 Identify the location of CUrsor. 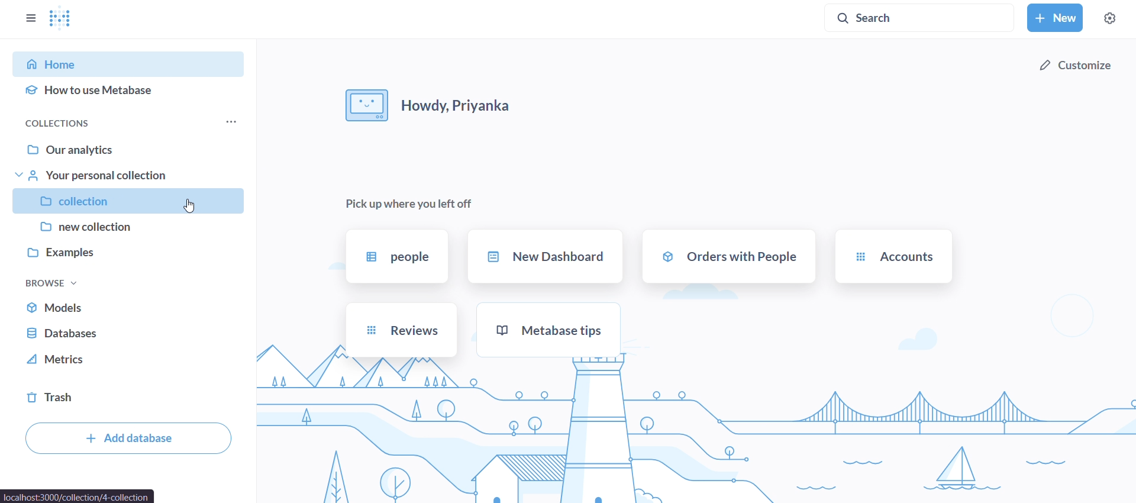
(192, 206).